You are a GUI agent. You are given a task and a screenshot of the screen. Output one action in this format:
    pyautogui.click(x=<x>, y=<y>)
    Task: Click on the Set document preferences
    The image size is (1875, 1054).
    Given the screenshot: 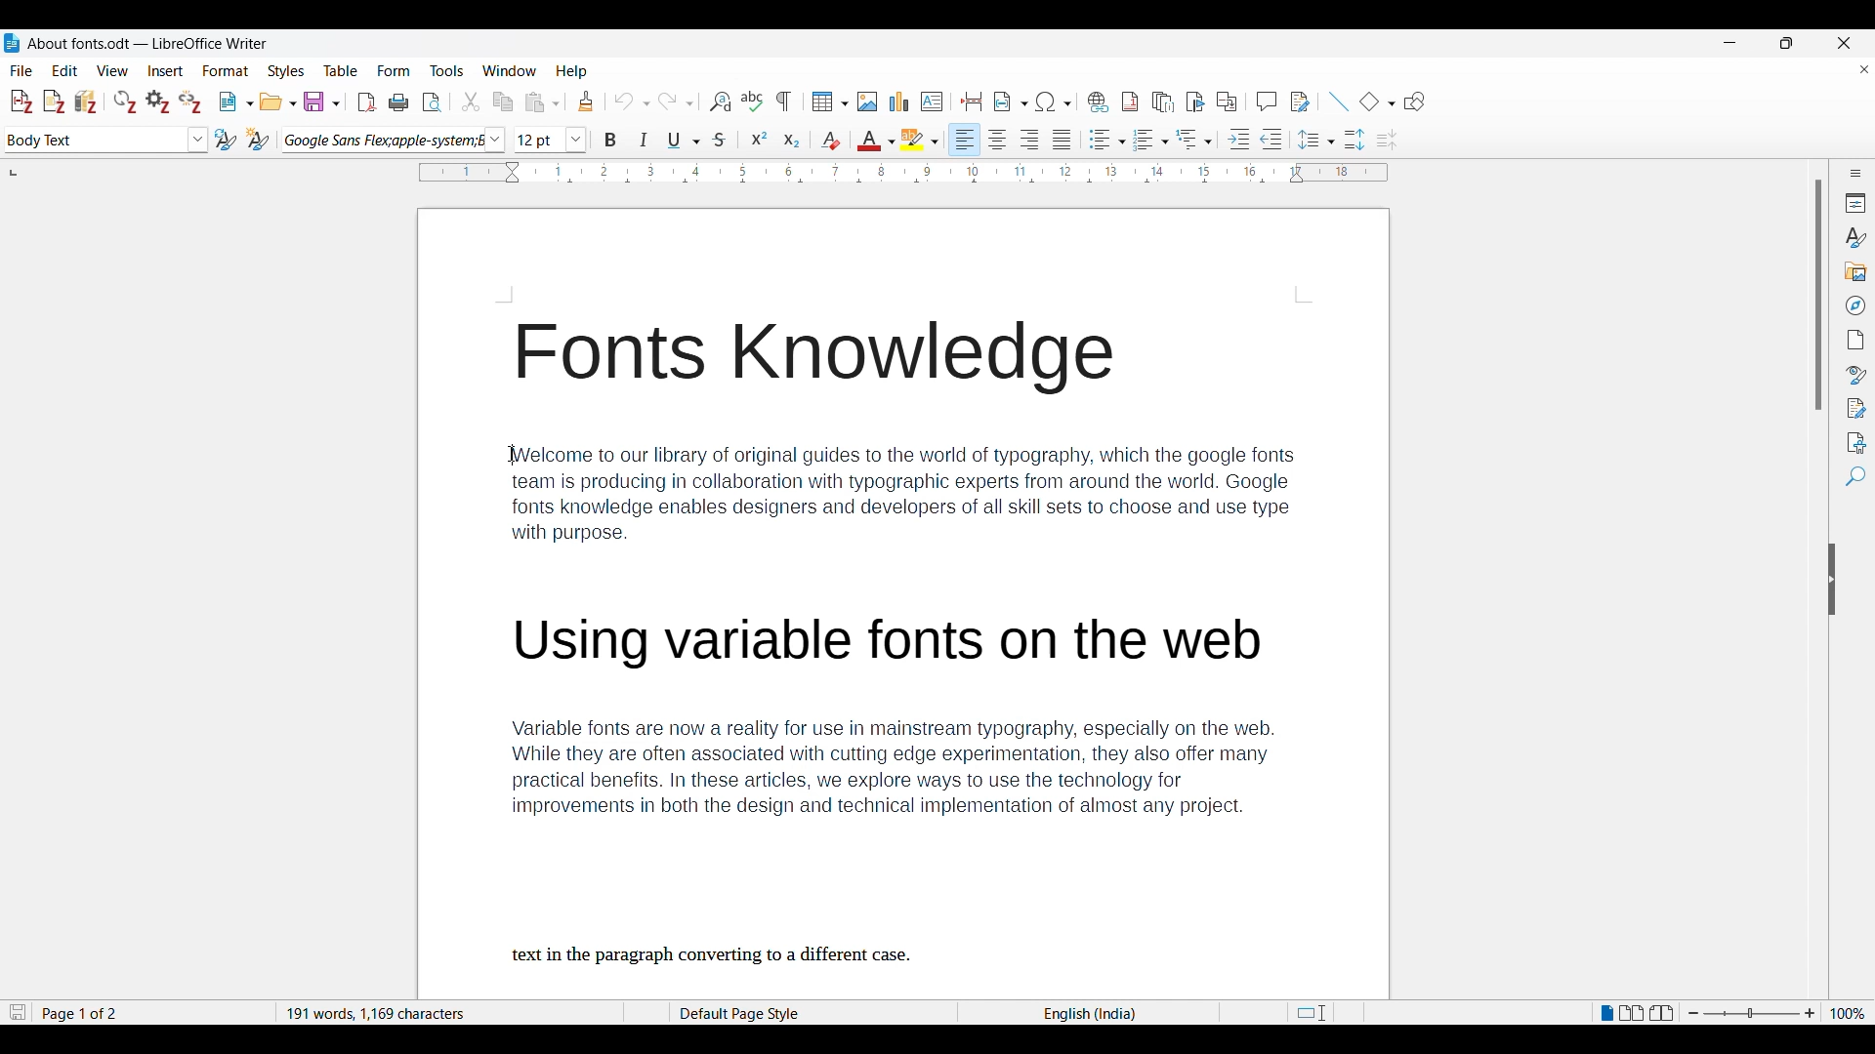 What is the action you would take?
    pyautogui.click(x=158, y=101)
    